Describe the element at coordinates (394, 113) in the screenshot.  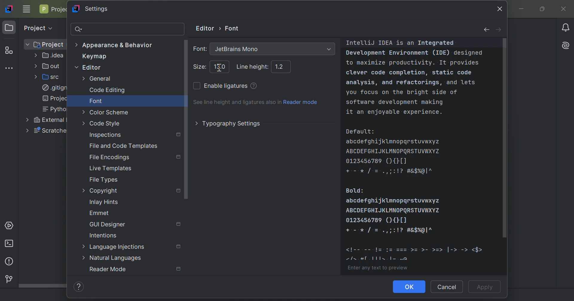
I see `it an enjoyable experience.` at that location.